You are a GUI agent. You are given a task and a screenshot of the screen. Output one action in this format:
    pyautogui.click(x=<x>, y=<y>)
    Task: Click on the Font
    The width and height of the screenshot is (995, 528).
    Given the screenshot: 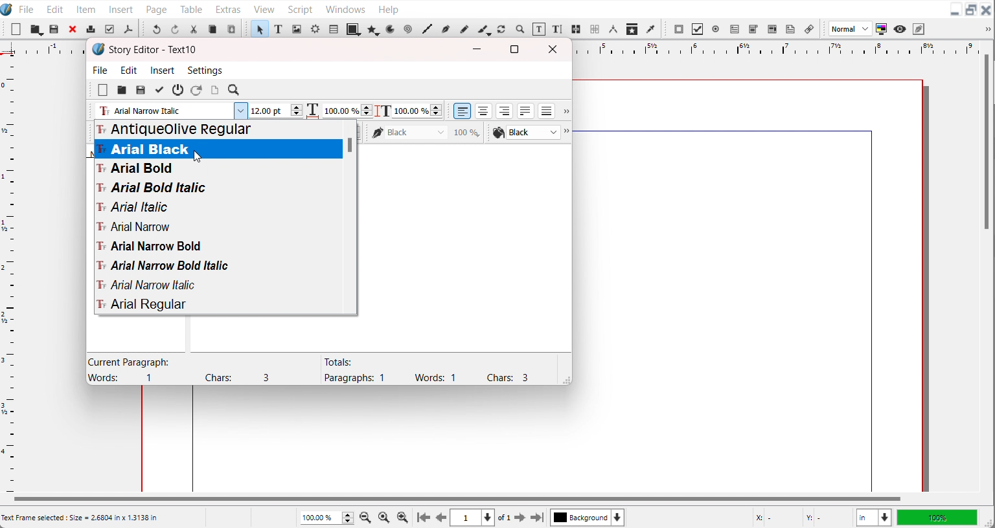 What is the action you would take?
    pyautogui.click(x=217, y=285)
    